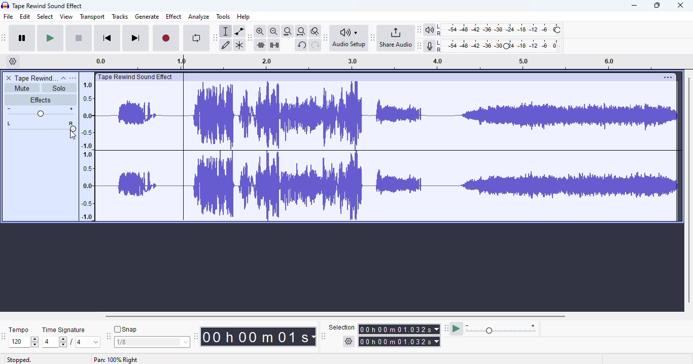 Image resolution: width=693 pixels, height=364 pixels. What do you see at coordinates (389, 152) in the screenshot?
I see `audio selected` at bounding box center [389, 152].